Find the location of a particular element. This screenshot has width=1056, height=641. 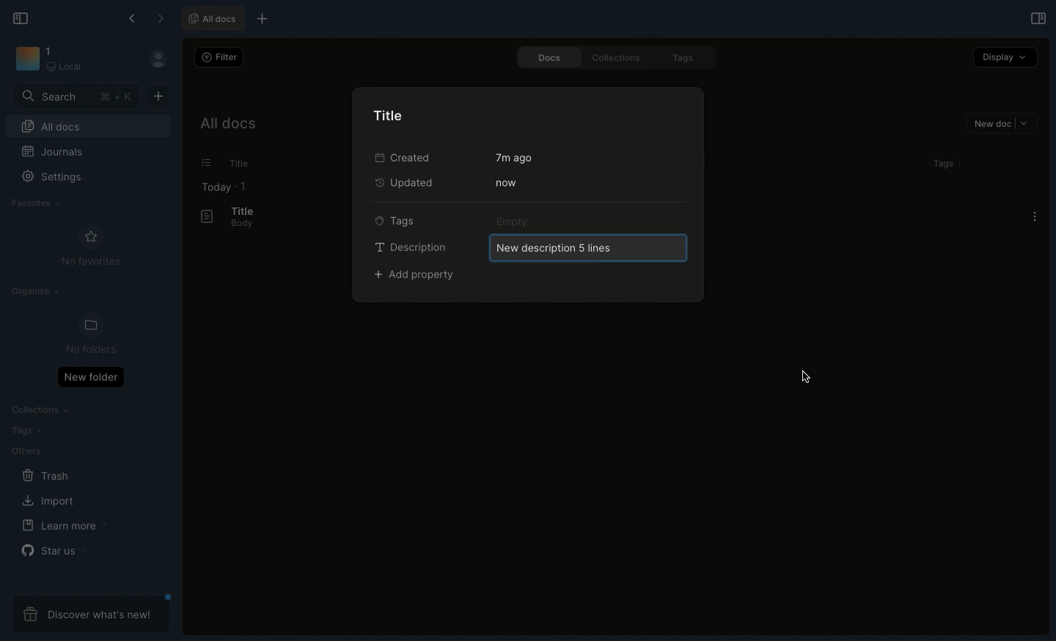

Discover what's new is located at coordinates (91, 614).